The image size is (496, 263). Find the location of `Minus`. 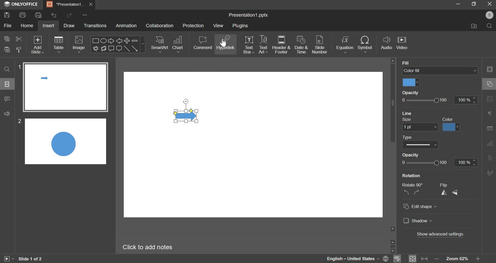

Minus is located at coordinates (135, 40).